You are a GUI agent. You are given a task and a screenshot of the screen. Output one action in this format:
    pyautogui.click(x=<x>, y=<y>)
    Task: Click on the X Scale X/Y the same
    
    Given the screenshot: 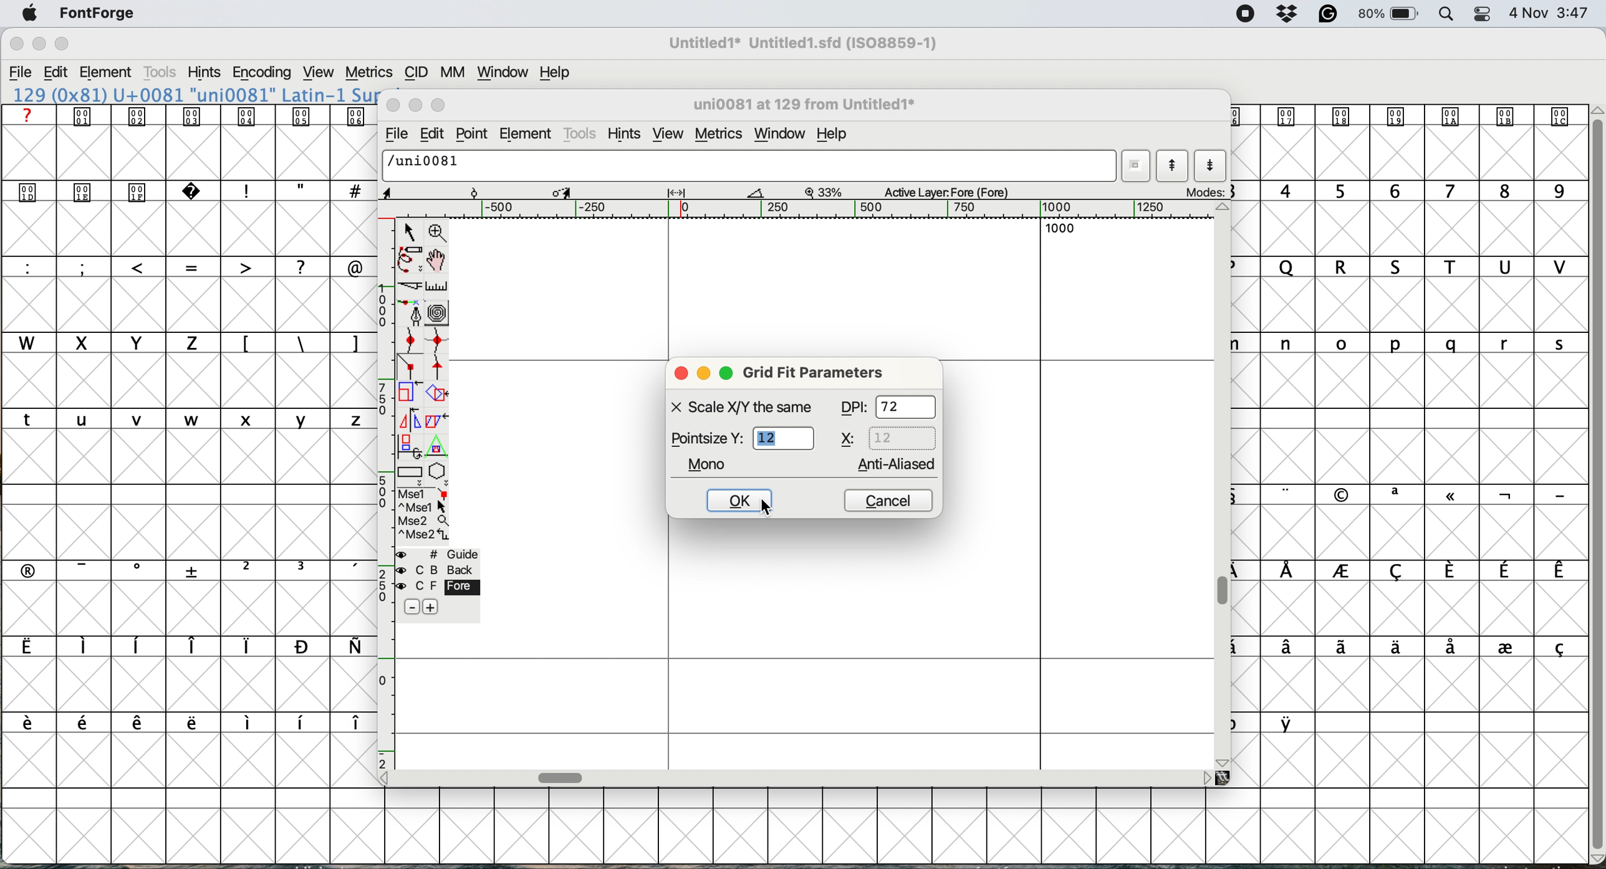 What is the action you would take?
    pyautogui.click(x=746, y=407)
    